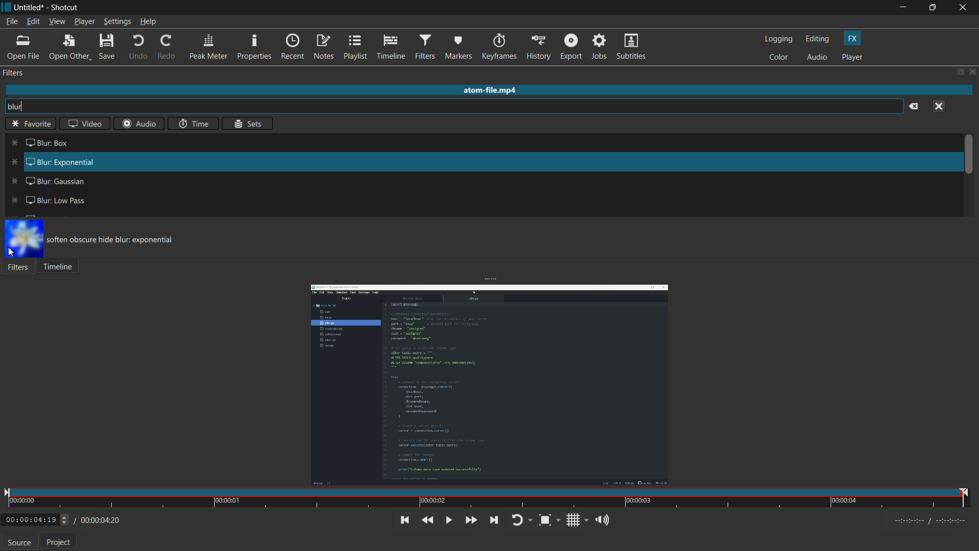 The image size is (979, 551). I want to click on minimize, so click(906, 8).